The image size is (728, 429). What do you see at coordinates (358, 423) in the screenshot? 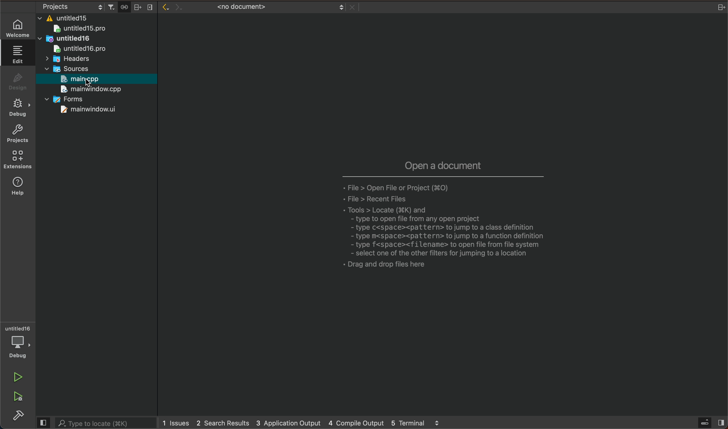
I see `4 compile output` at bounding box center [358, 423].